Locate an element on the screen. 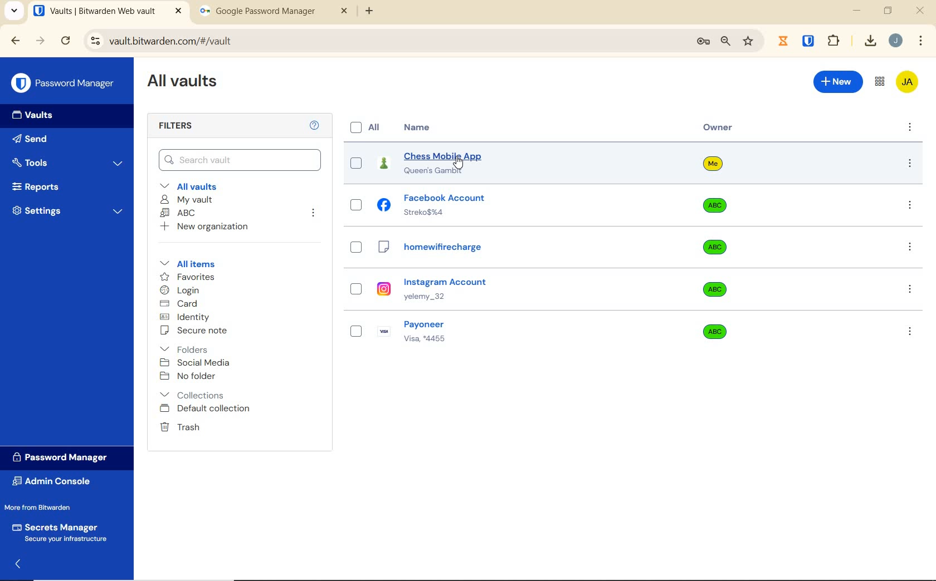 This screenshot has height=581, width=936. check box is located at coordinates (358, 245).